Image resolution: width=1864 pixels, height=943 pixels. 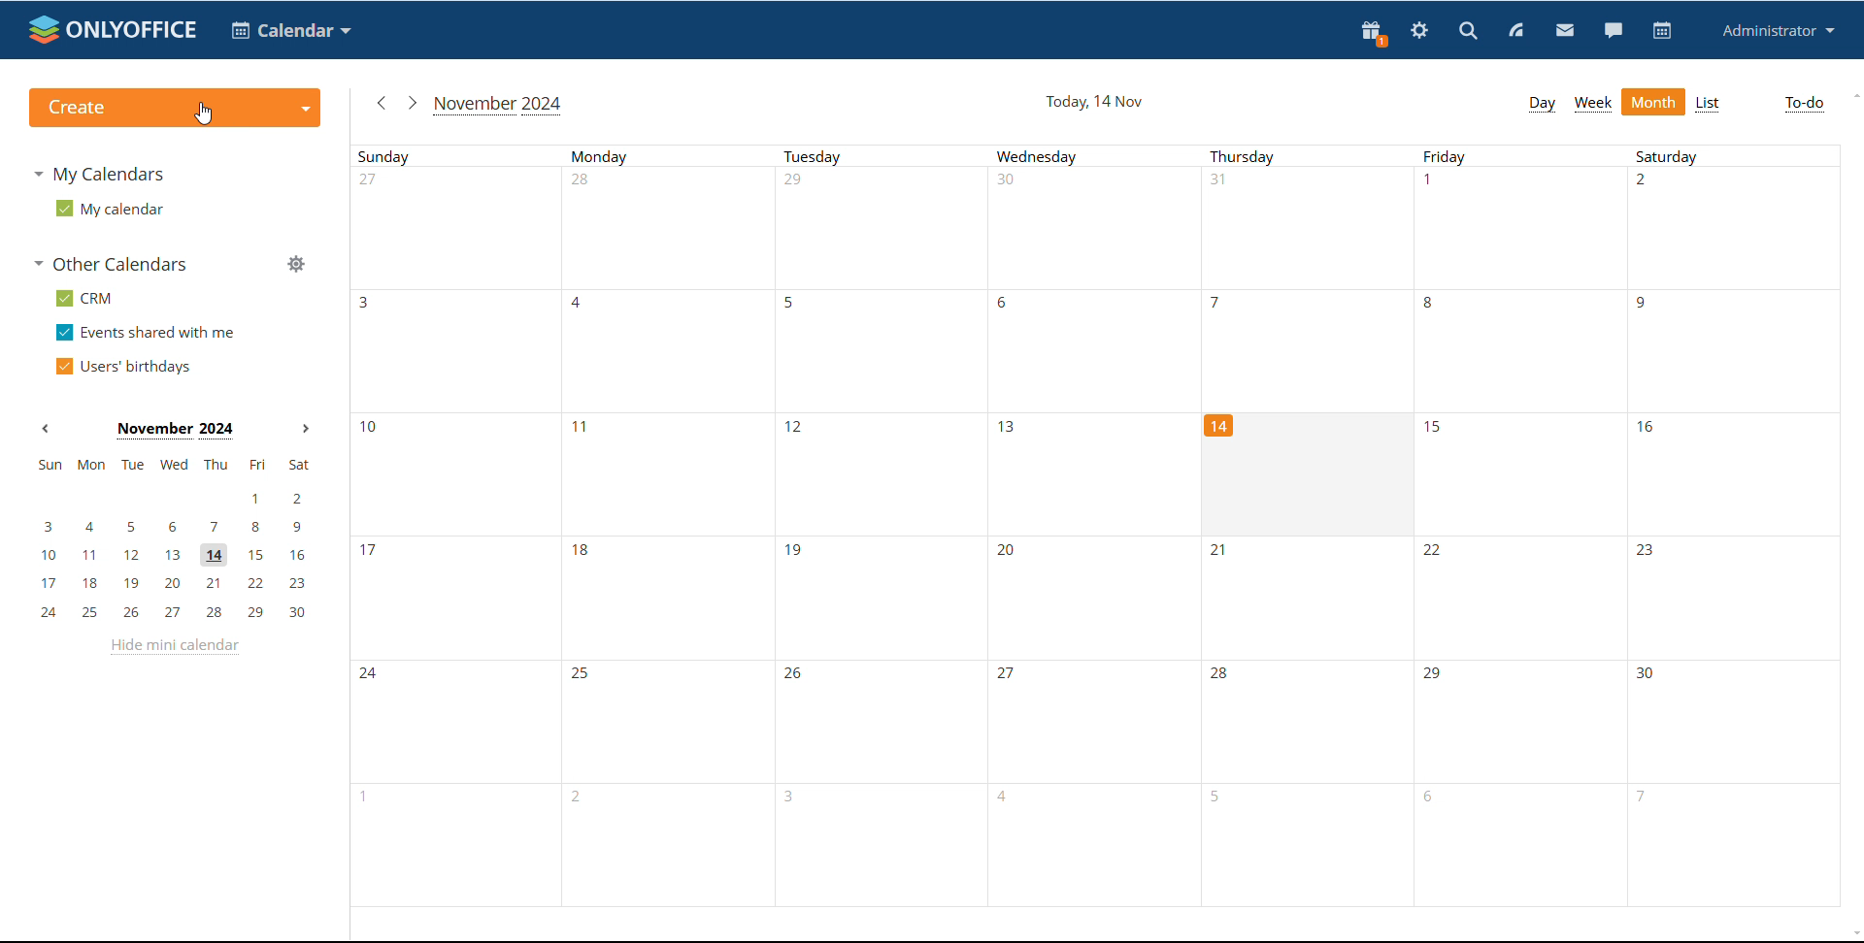 I want to click on previous month, so click(x=379, y=102).